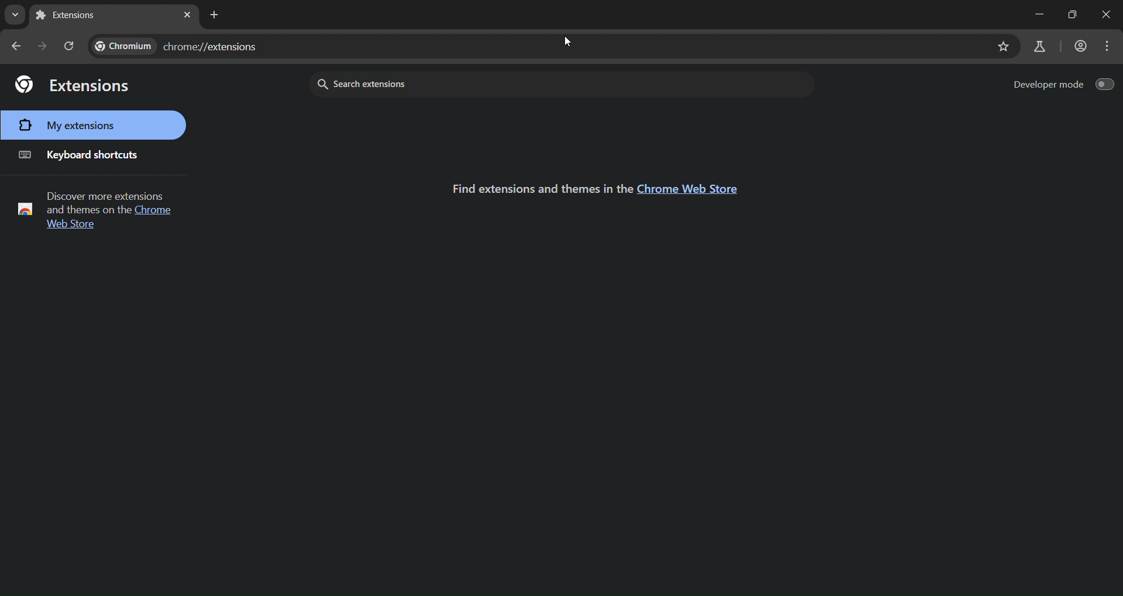 This screenshot has width=1123, height=596. I want to click on search labs, so click(1039, 46).